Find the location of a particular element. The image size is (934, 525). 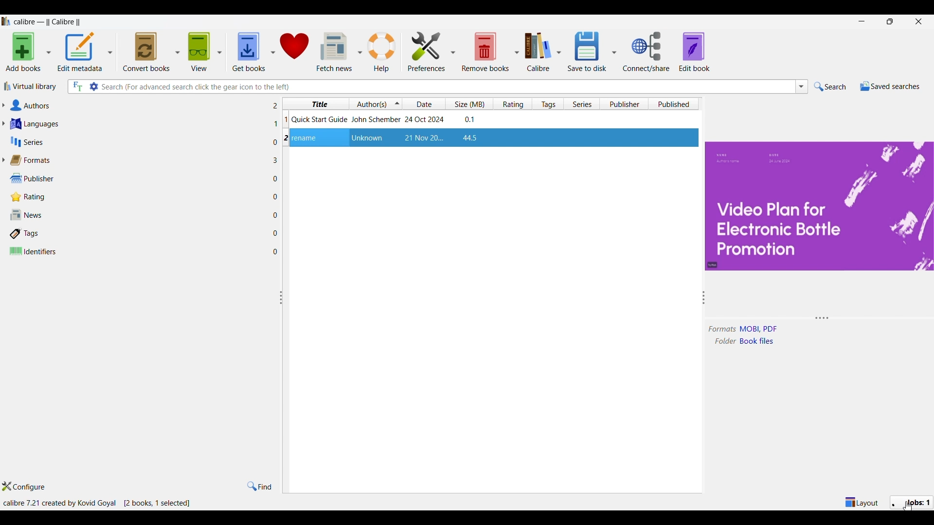

Remove book options is located at coordinates (516, 52).